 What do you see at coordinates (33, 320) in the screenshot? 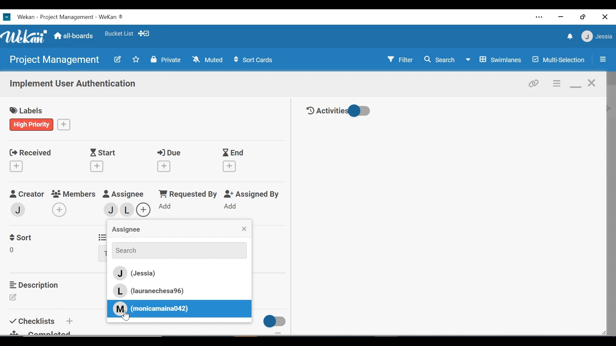
I see `Checklists` at bounding box center [33, 320].